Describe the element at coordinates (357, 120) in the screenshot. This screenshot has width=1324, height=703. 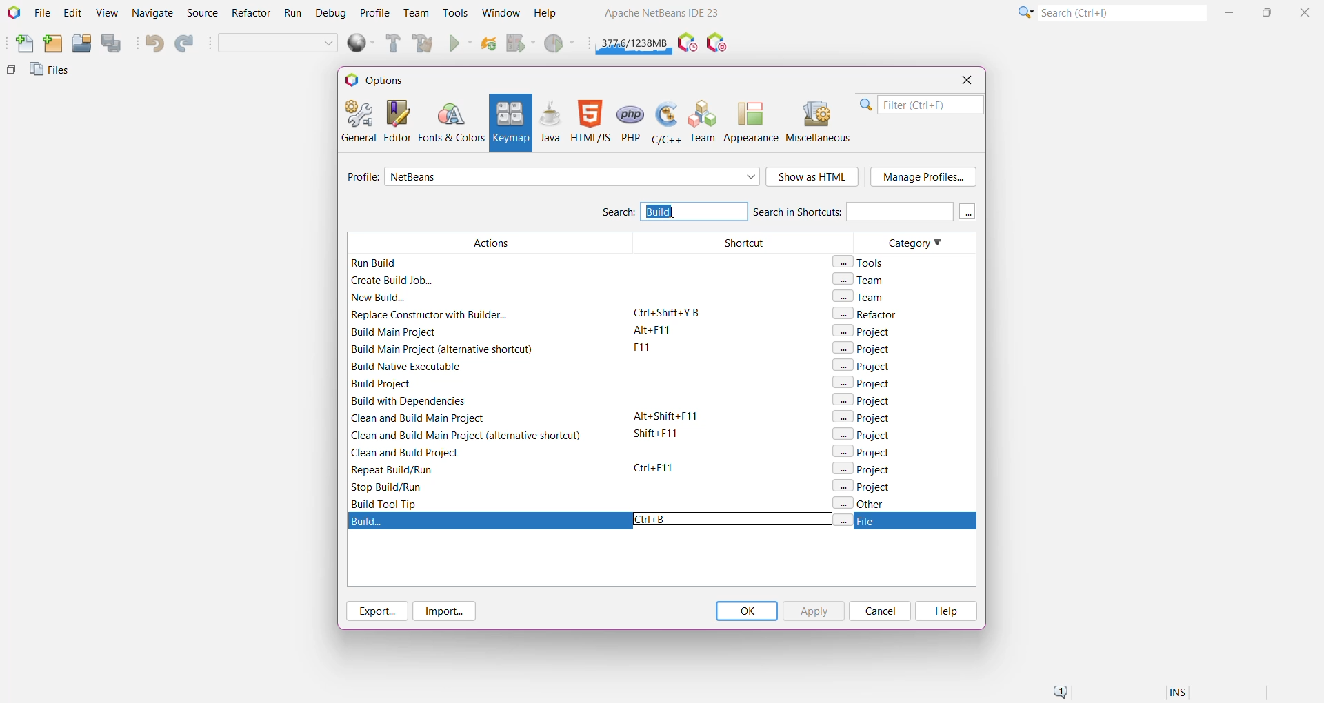
I see `General` at that location.